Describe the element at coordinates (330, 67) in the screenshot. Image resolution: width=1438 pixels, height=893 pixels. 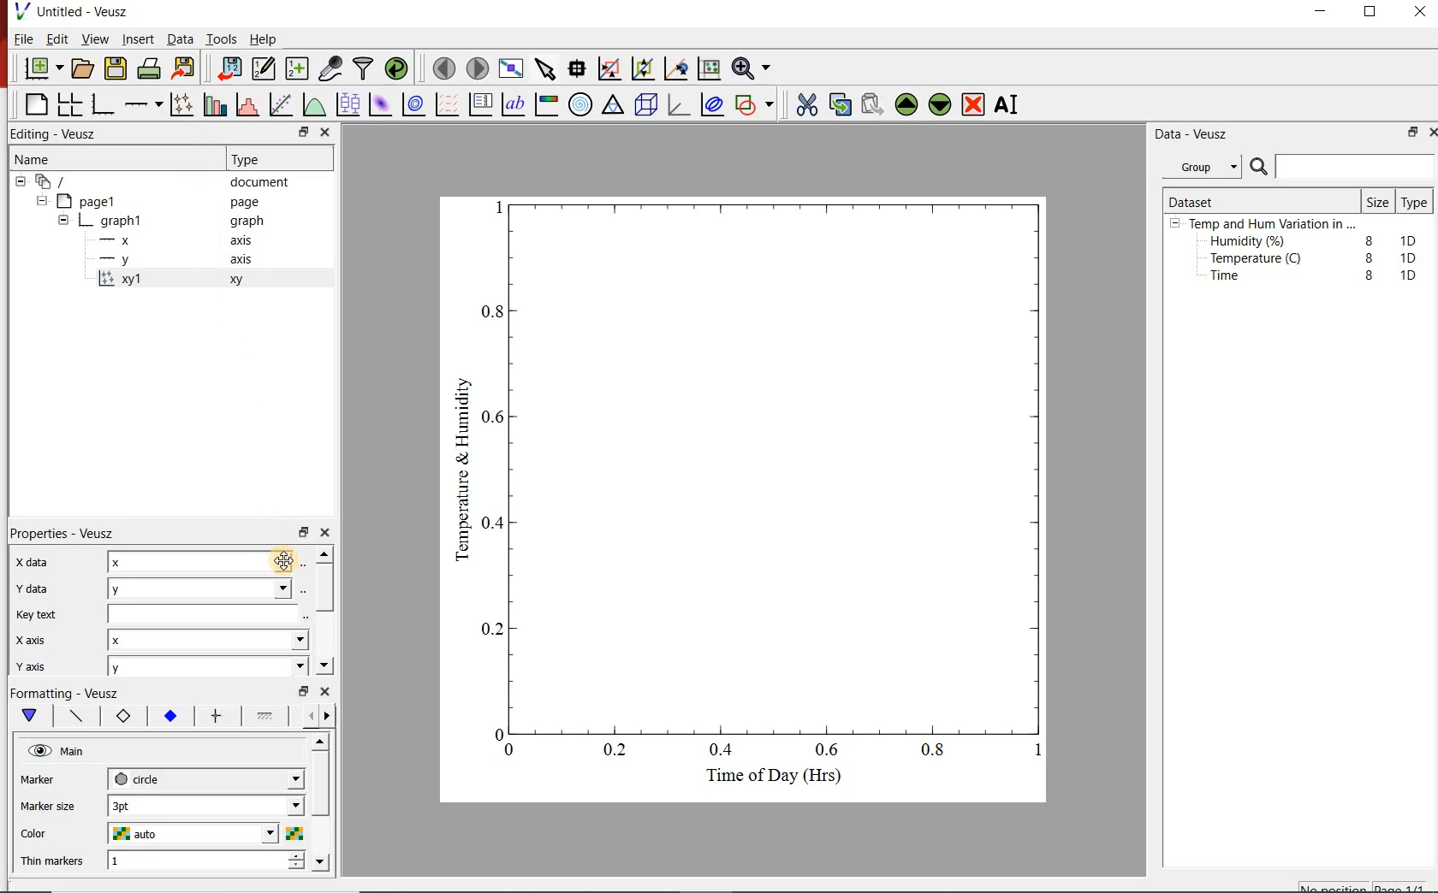
I see `capture remote data` at that location.